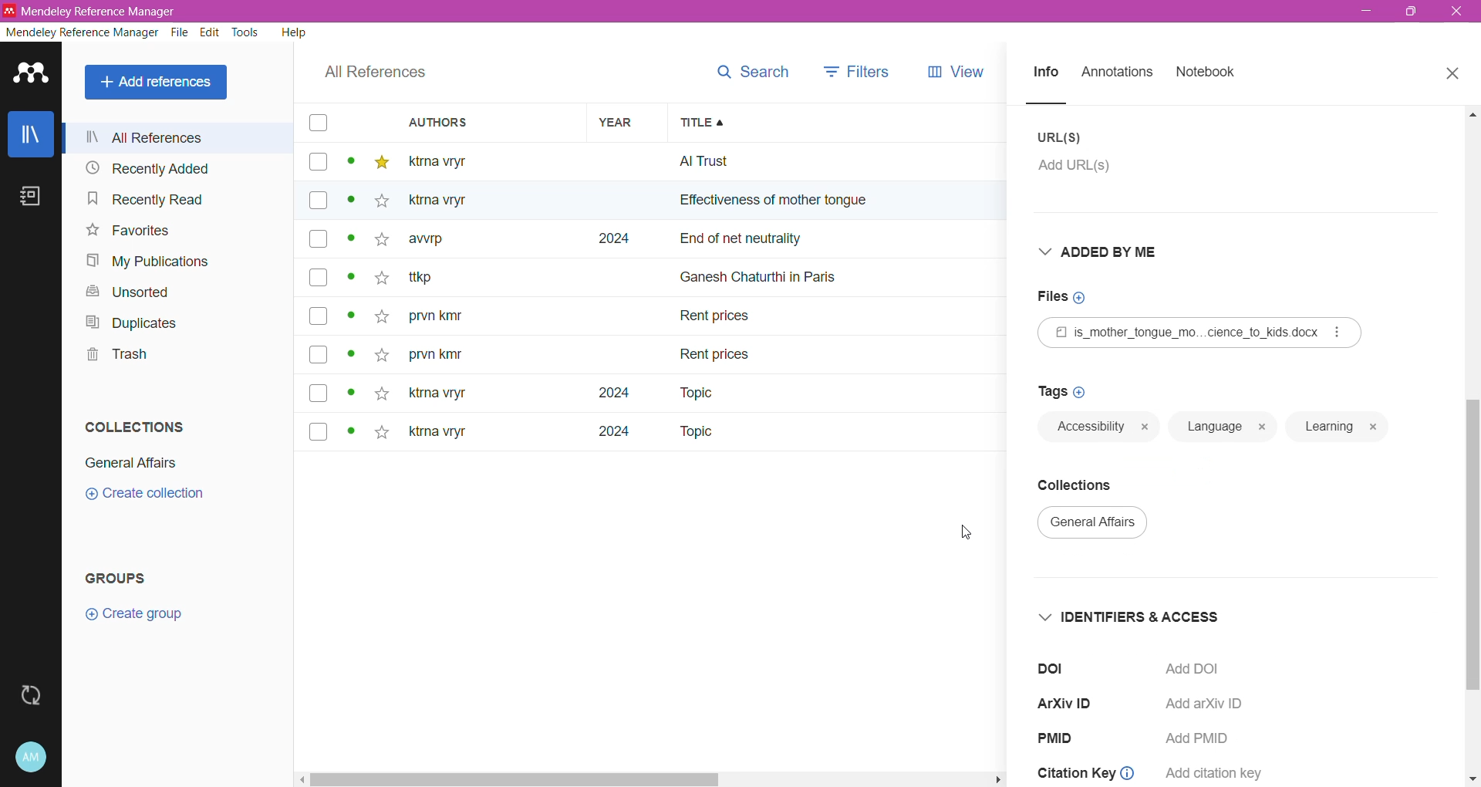  Describe the element at coordinates (351, 243) in the screenshot. I see `dot ` at that location.